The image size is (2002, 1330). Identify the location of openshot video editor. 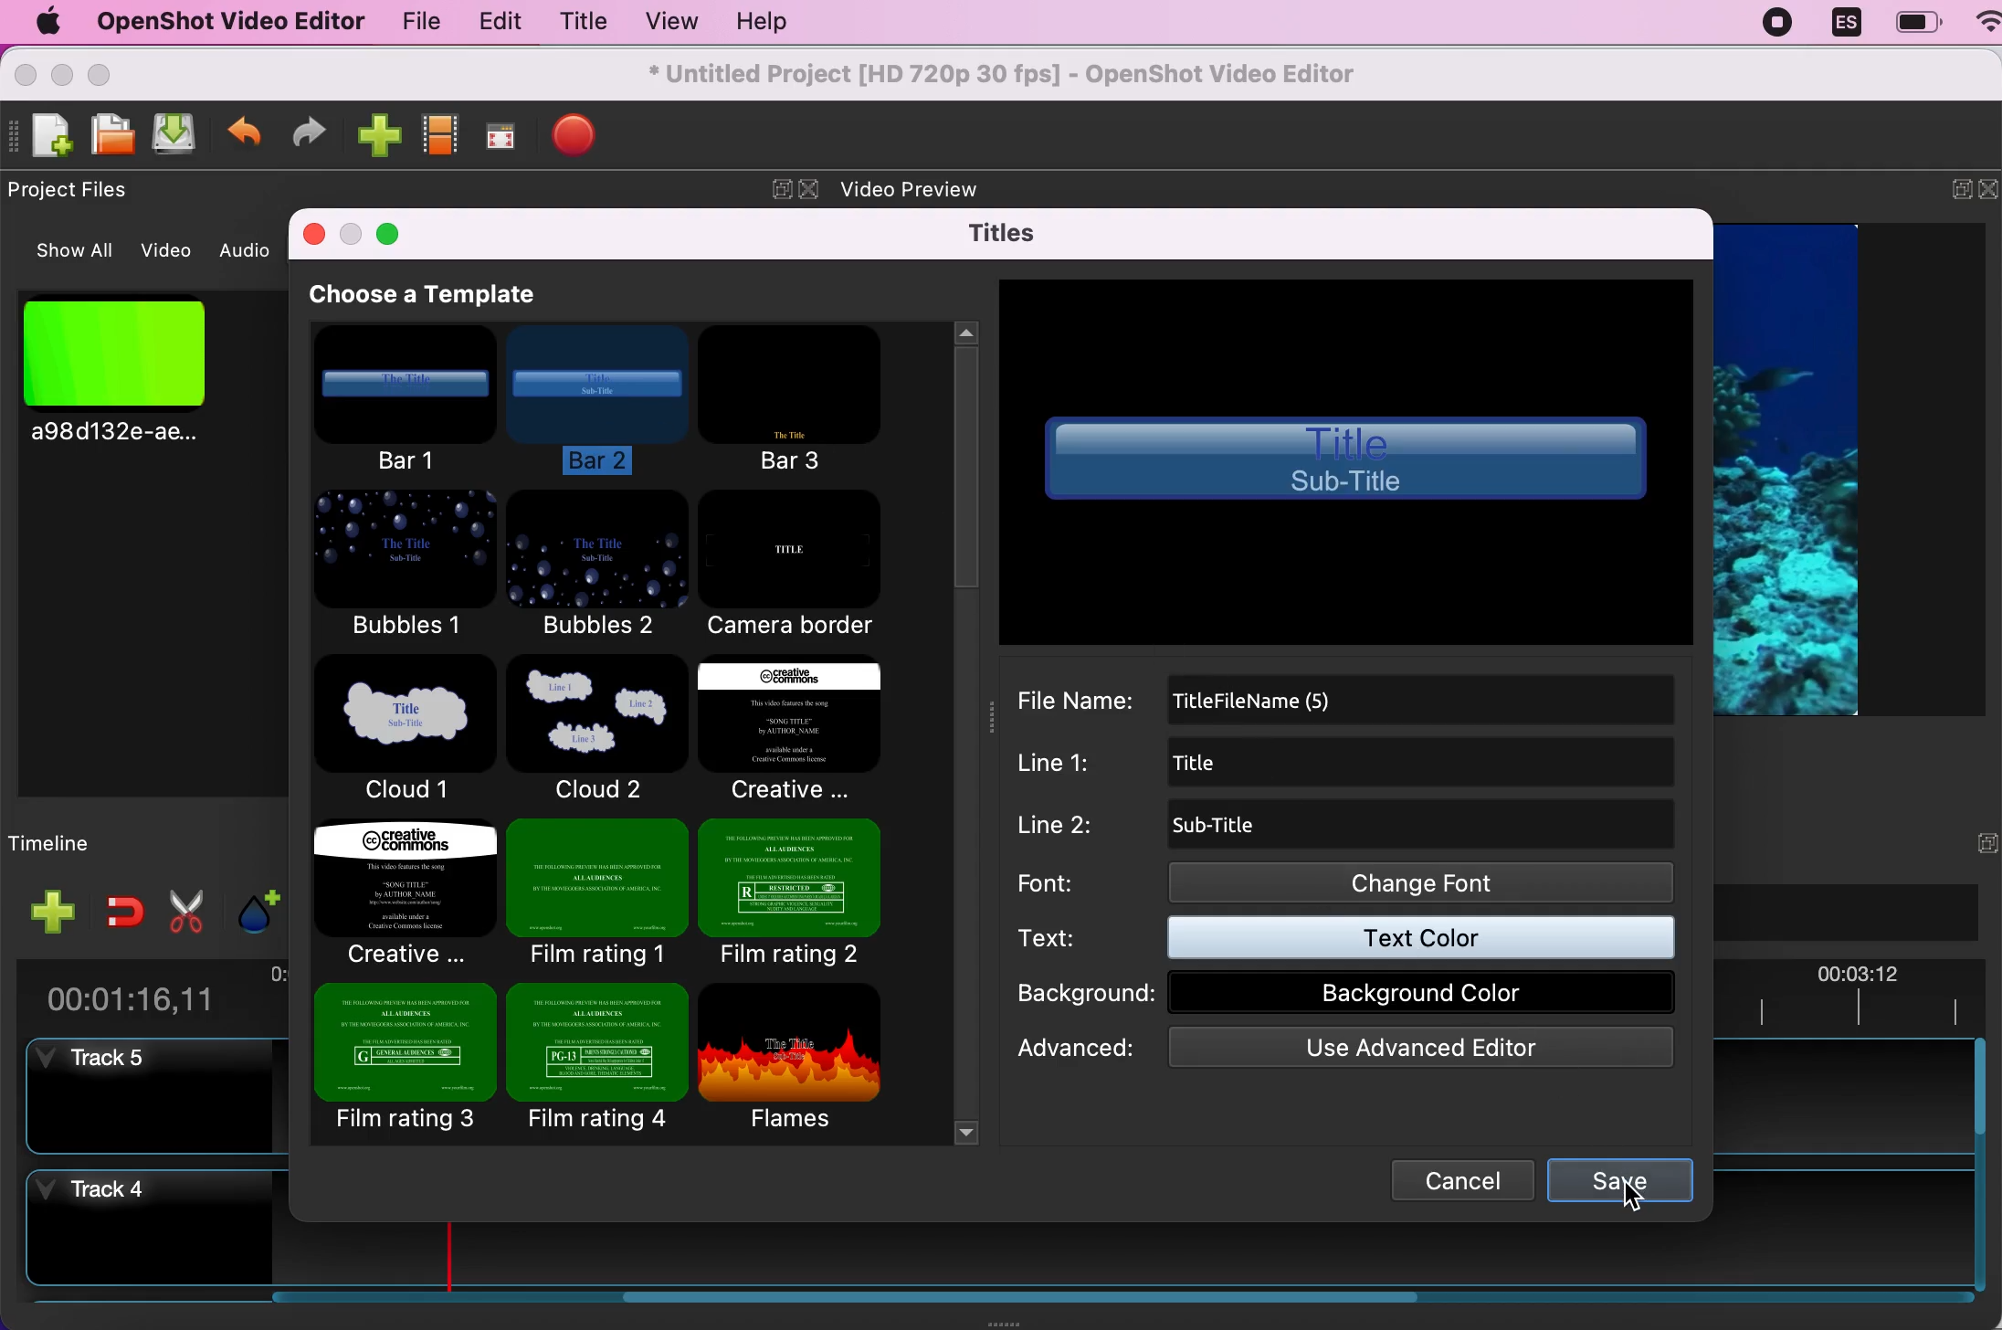
(229, 23).